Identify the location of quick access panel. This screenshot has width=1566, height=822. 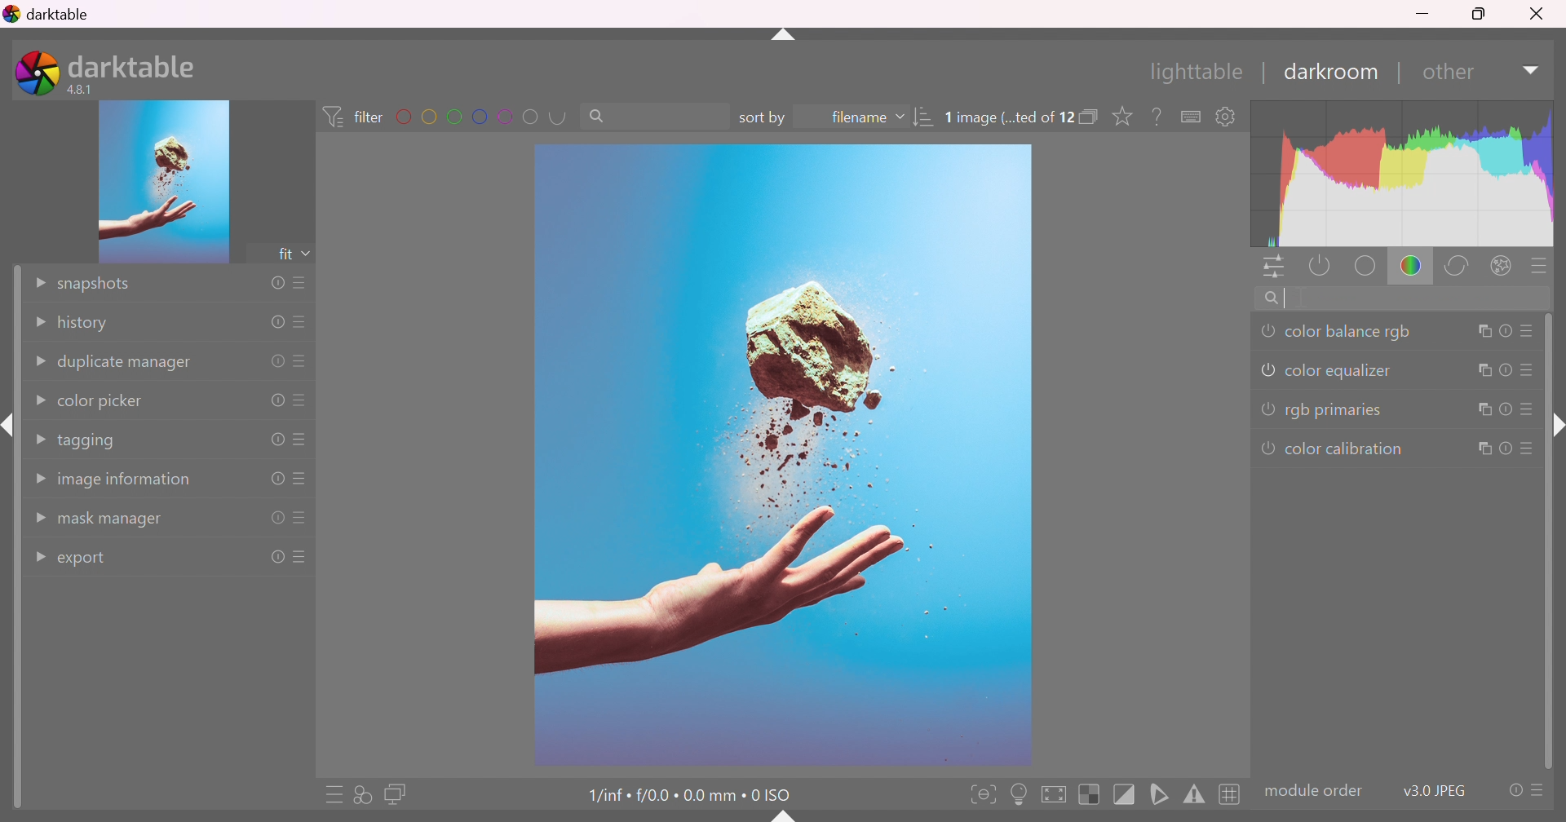
(1274, 265).